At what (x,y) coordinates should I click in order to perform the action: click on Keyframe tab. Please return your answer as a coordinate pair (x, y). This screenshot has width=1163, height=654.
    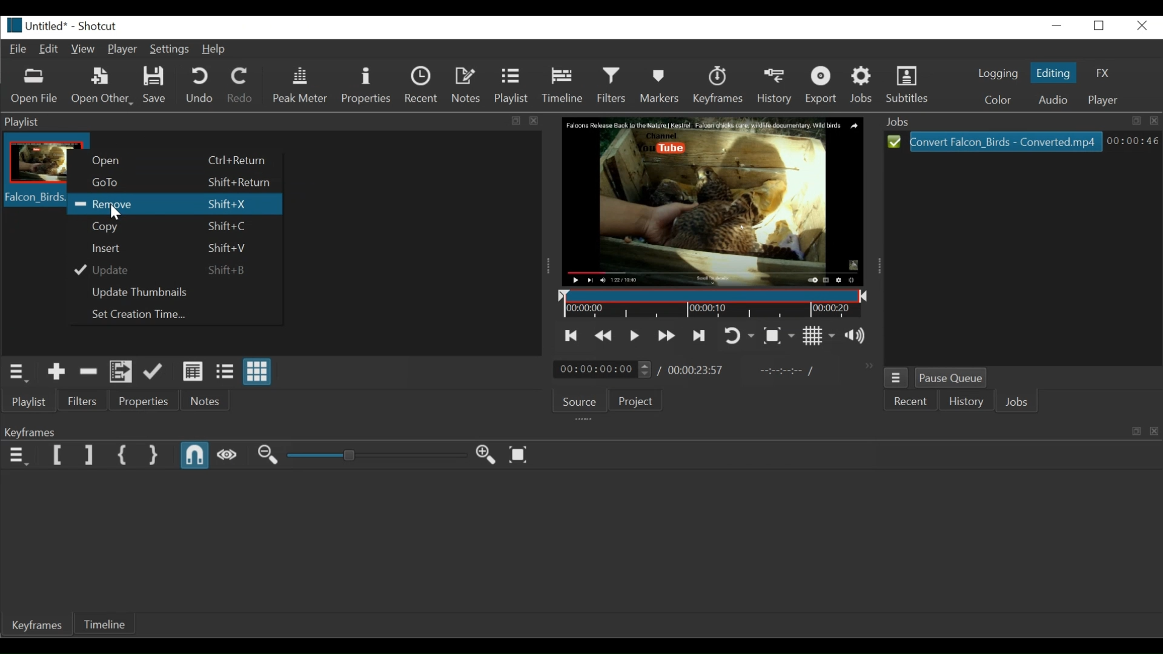
    Looking at the image, I should click on (554, 432).